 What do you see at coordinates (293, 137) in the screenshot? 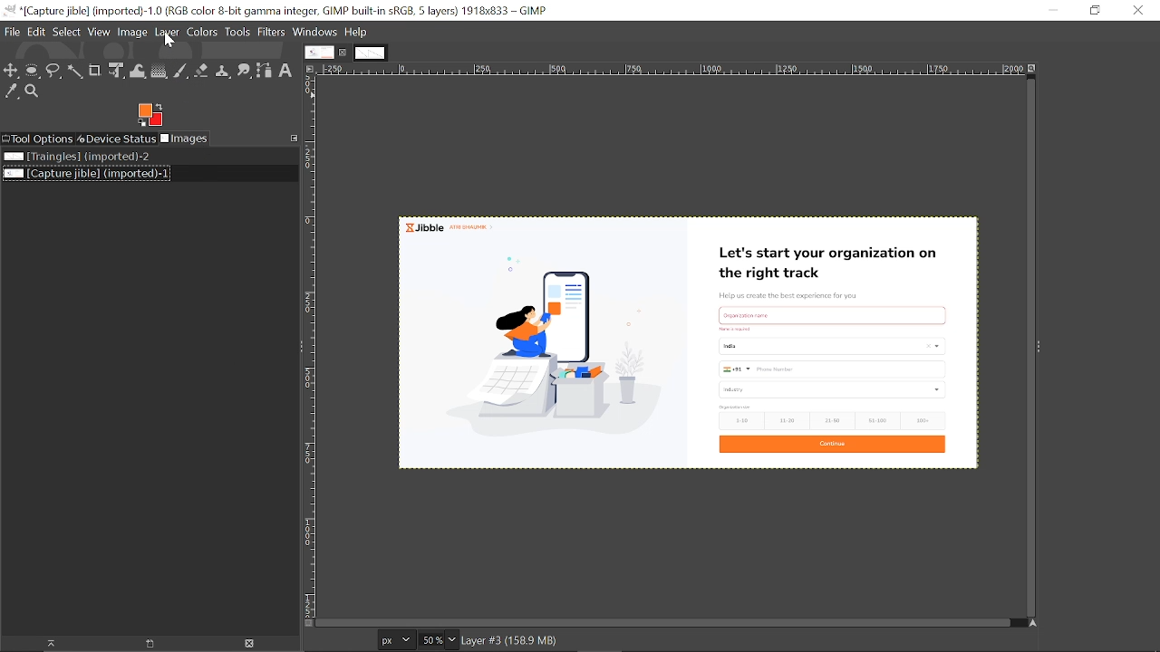
I see `Configure this tab` at bounding box center [293, 137].